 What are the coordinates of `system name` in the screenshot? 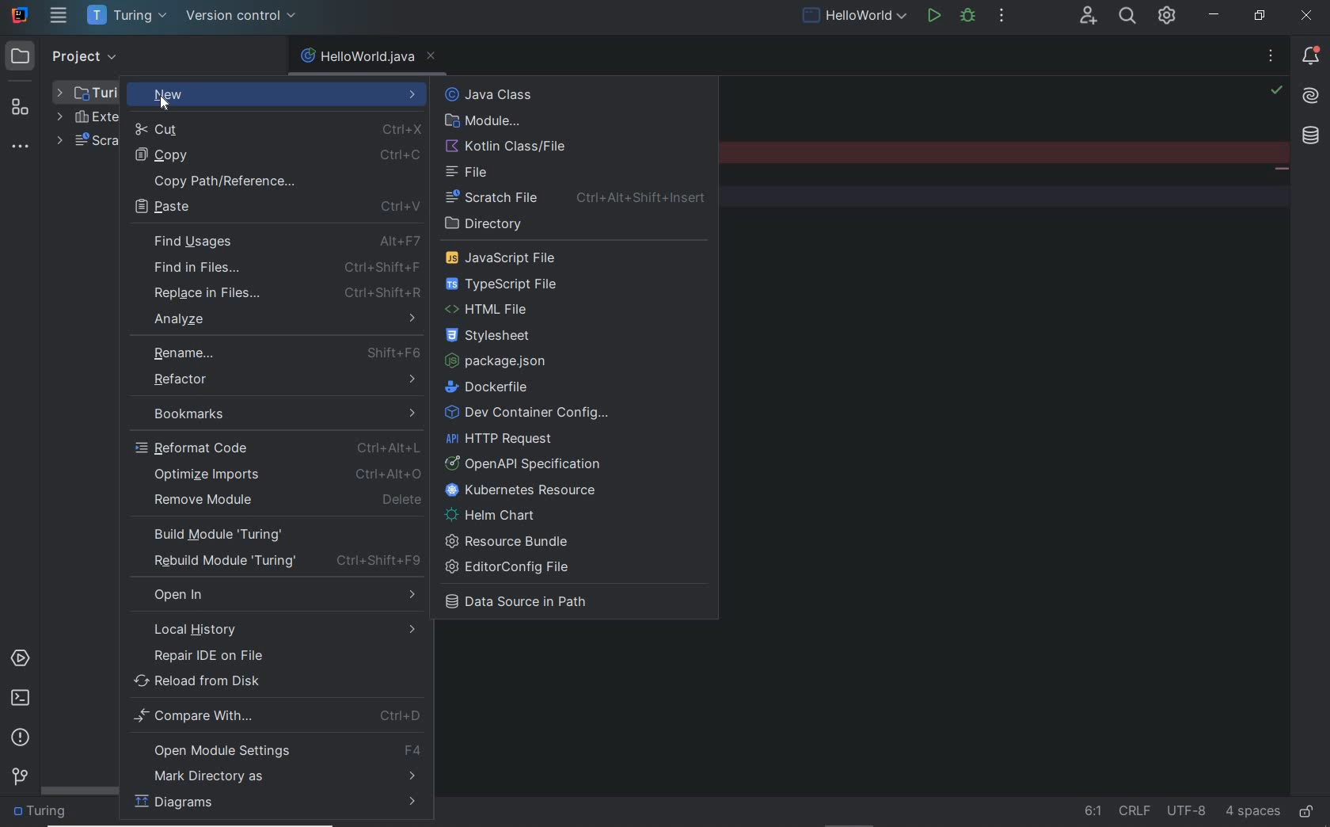 It's located at (20, 15).